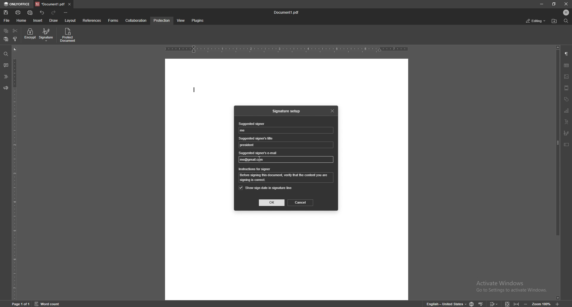  Describe the element at coordinates (567, 77) in the screenshot. I see `image` at that location.